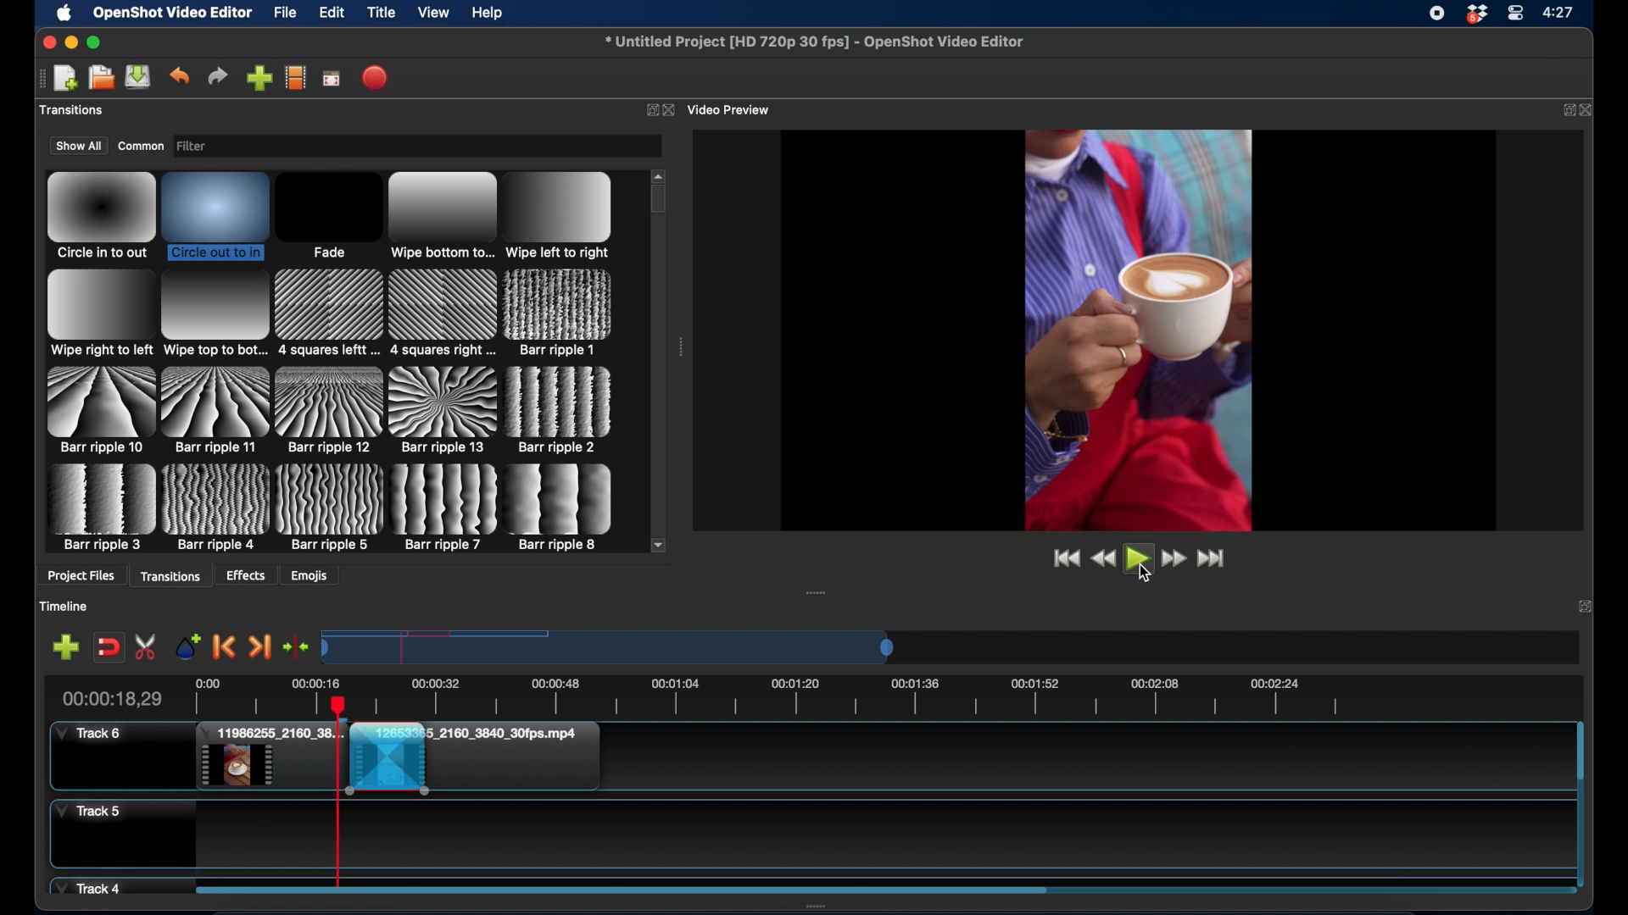  Describe the element at coordinates (247, 575) in the screenshot. I see `effects` at that location.